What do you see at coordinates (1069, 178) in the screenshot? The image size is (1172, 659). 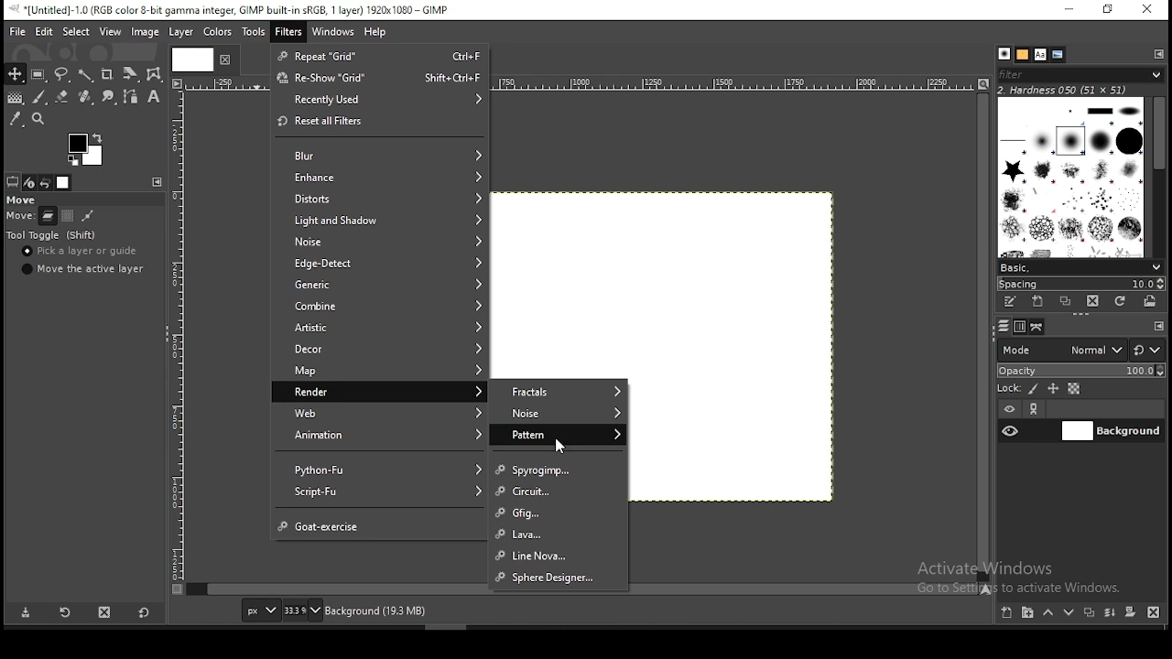 I see `brushes` at bounding box center [1069, 178].